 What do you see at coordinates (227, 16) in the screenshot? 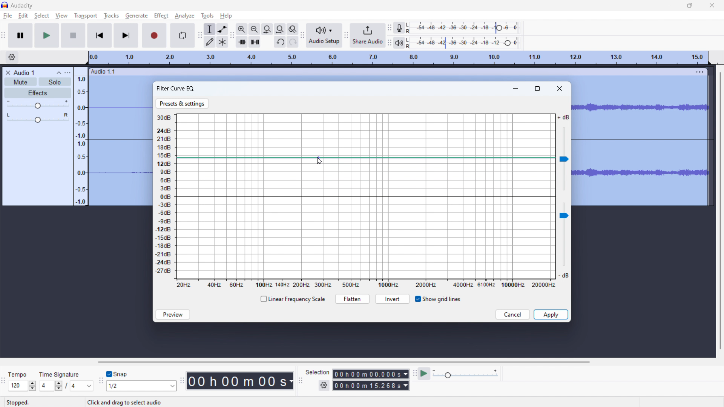
I see `help` at bounding box center [227, 16].